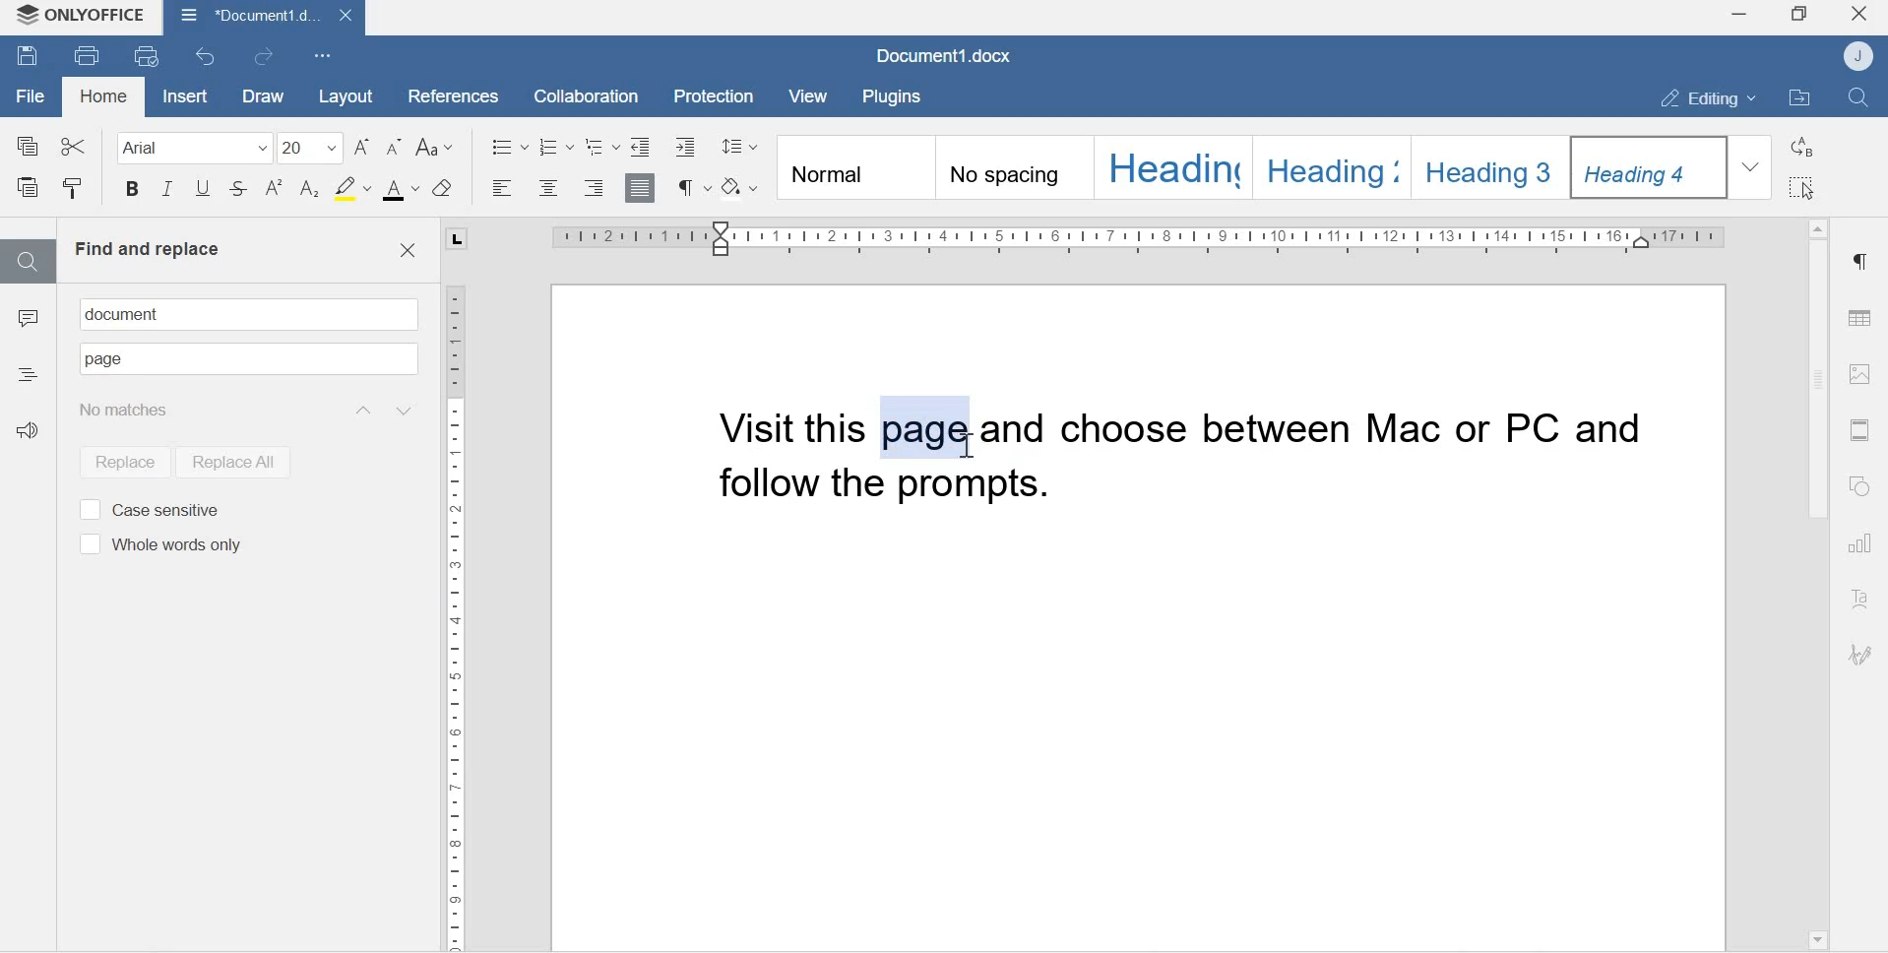 The height and width of the screenshot is (953, 1888). I want to click on Align center, so click(546, 189).